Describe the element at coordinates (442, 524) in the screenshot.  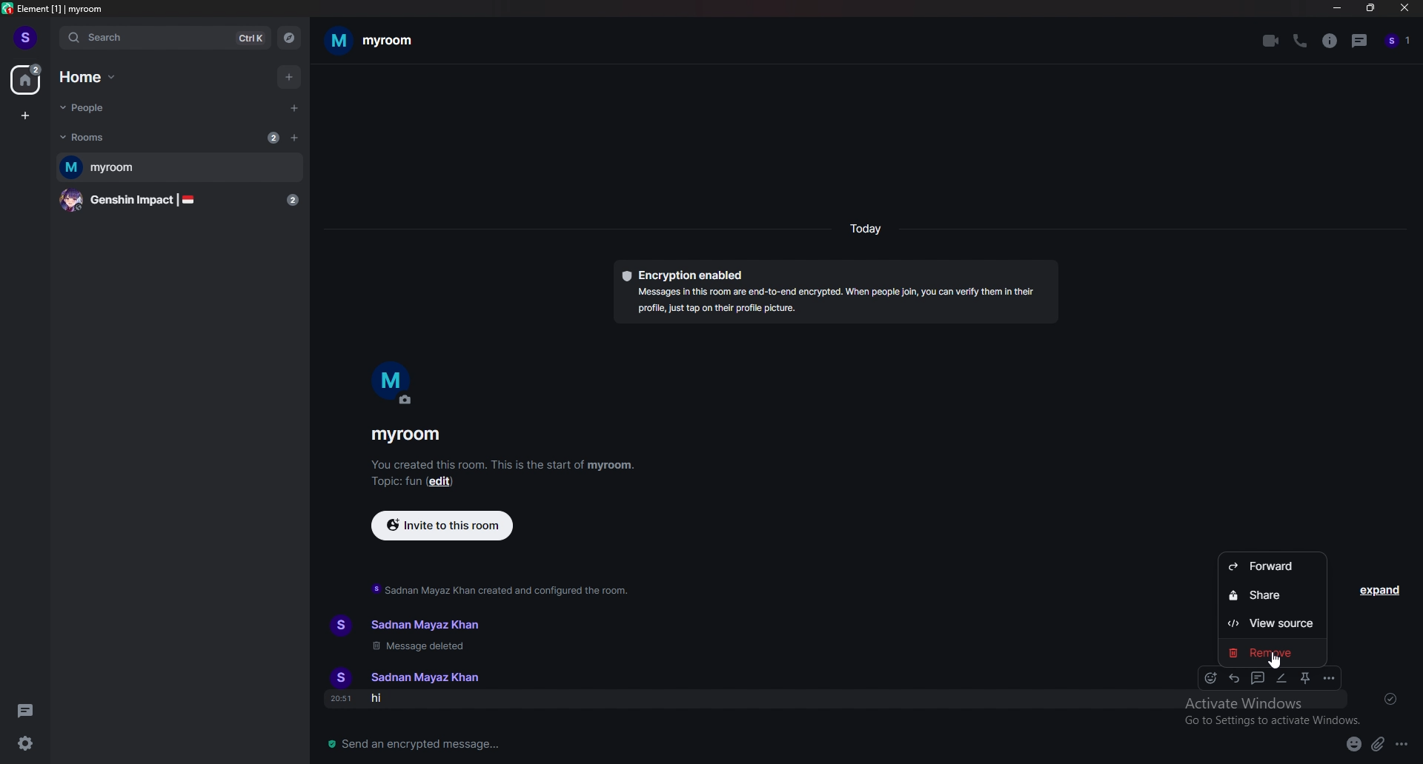
I see `invite to this room` at that location.